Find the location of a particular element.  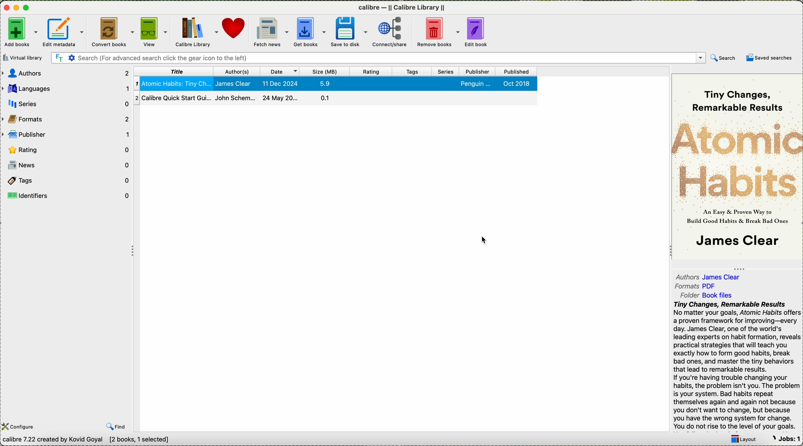

publisher is located at coordinates (477, 71).